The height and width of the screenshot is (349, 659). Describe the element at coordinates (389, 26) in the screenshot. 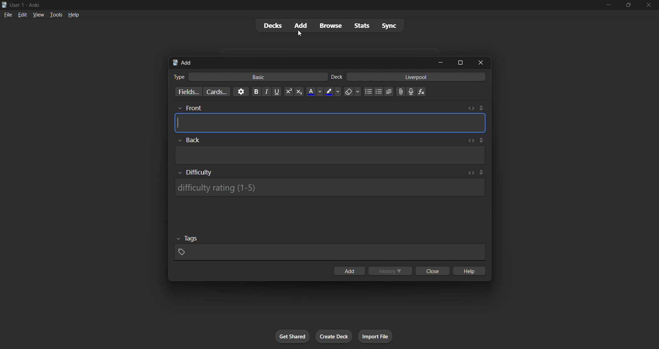

I see `sync` at that location.